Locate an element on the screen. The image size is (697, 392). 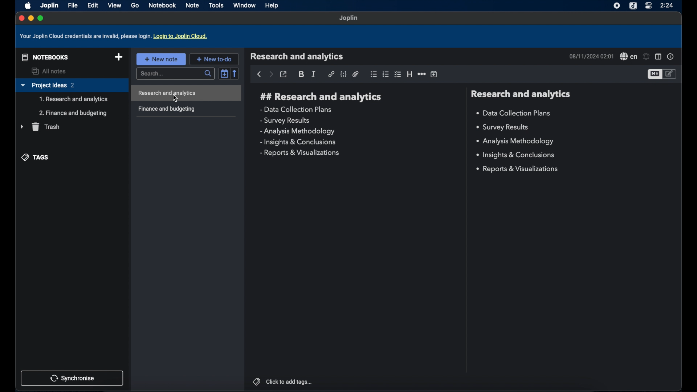
reports and visualization is located at coordinates (518, 169).